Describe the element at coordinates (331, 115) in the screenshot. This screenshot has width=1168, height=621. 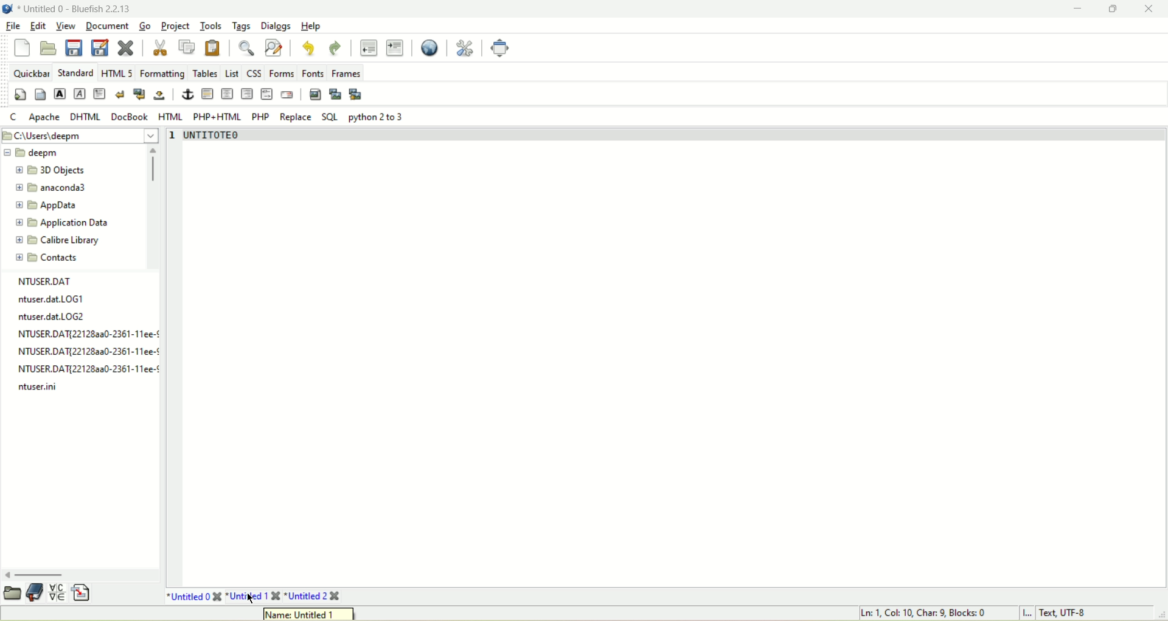
I see `SOL` at that location.